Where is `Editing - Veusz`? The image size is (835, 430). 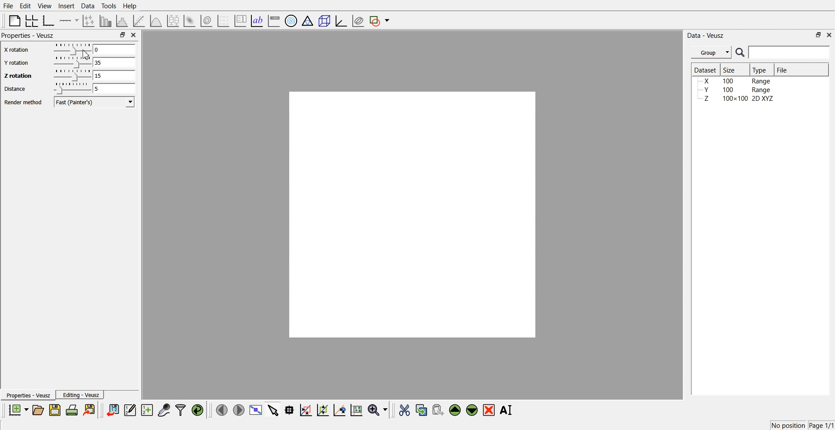
Editing - Veusz is located at coordinates (80, 394).